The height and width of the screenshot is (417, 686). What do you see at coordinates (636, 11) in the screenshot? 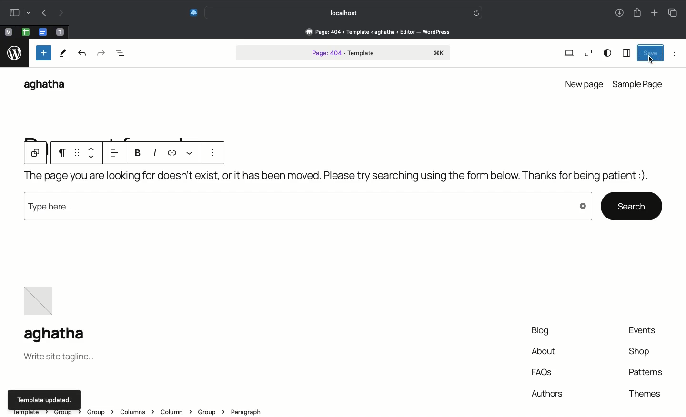
I see `Share` at bounding box center [636, 11].